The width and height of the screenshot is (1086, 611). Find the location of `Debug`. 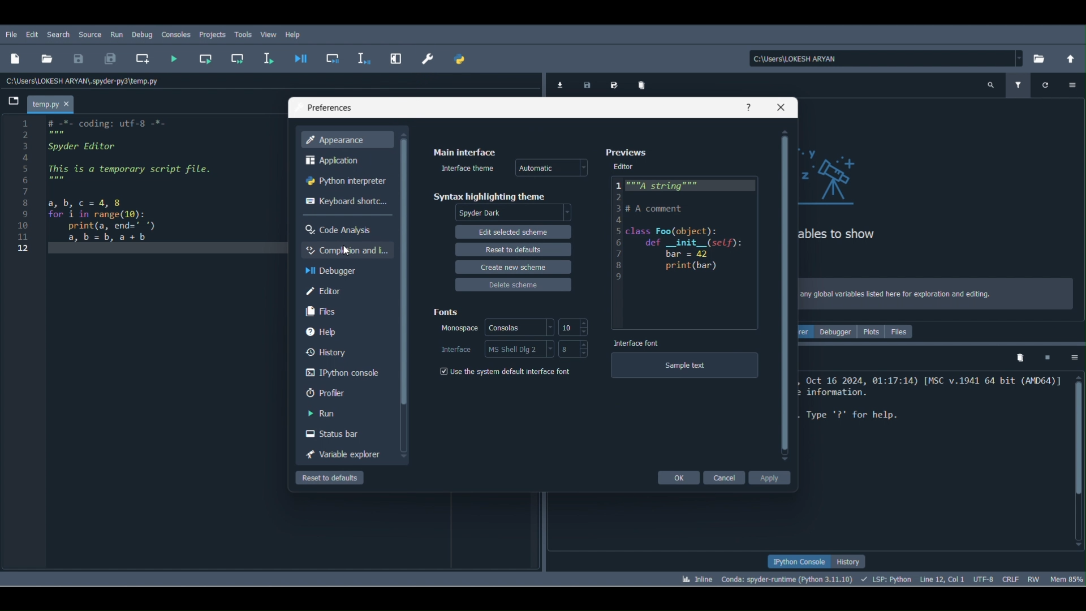

Debug is located at coordinates (143, 35).